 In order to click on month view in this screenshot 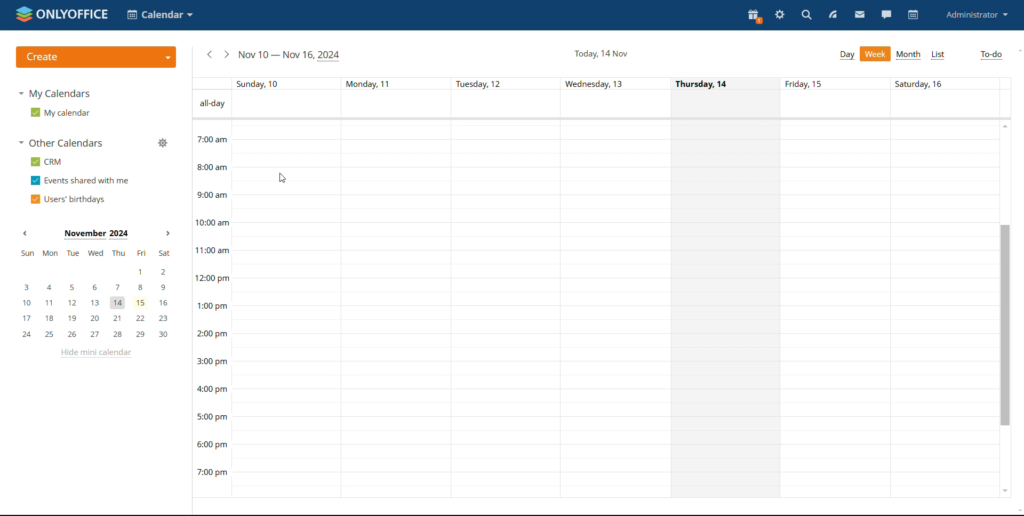, I will do `click(909, 55)`.